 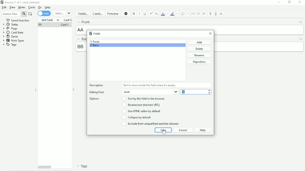 I want to click on Ordered list, so click(x=198, y=14).